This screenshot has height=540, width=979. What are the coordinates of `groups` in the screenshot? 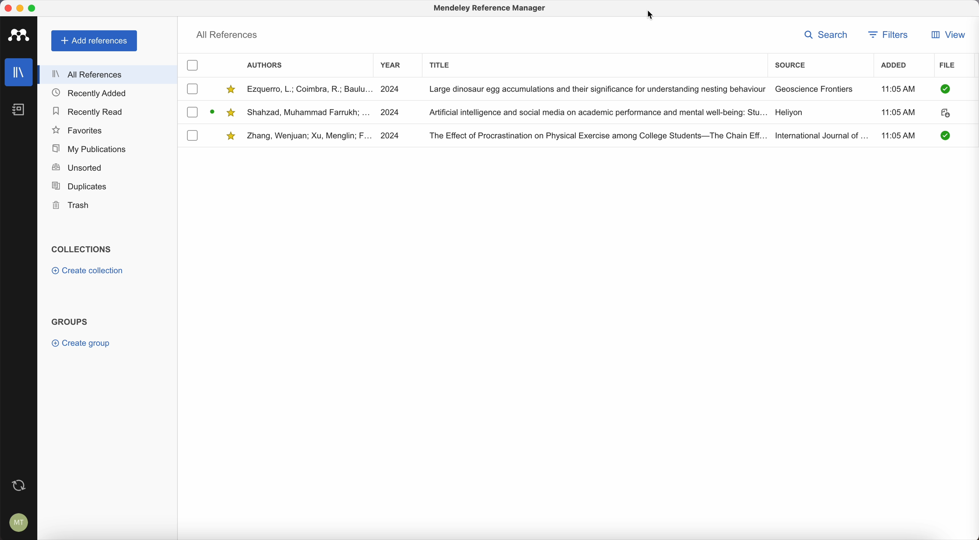 It's located at (70, 321).